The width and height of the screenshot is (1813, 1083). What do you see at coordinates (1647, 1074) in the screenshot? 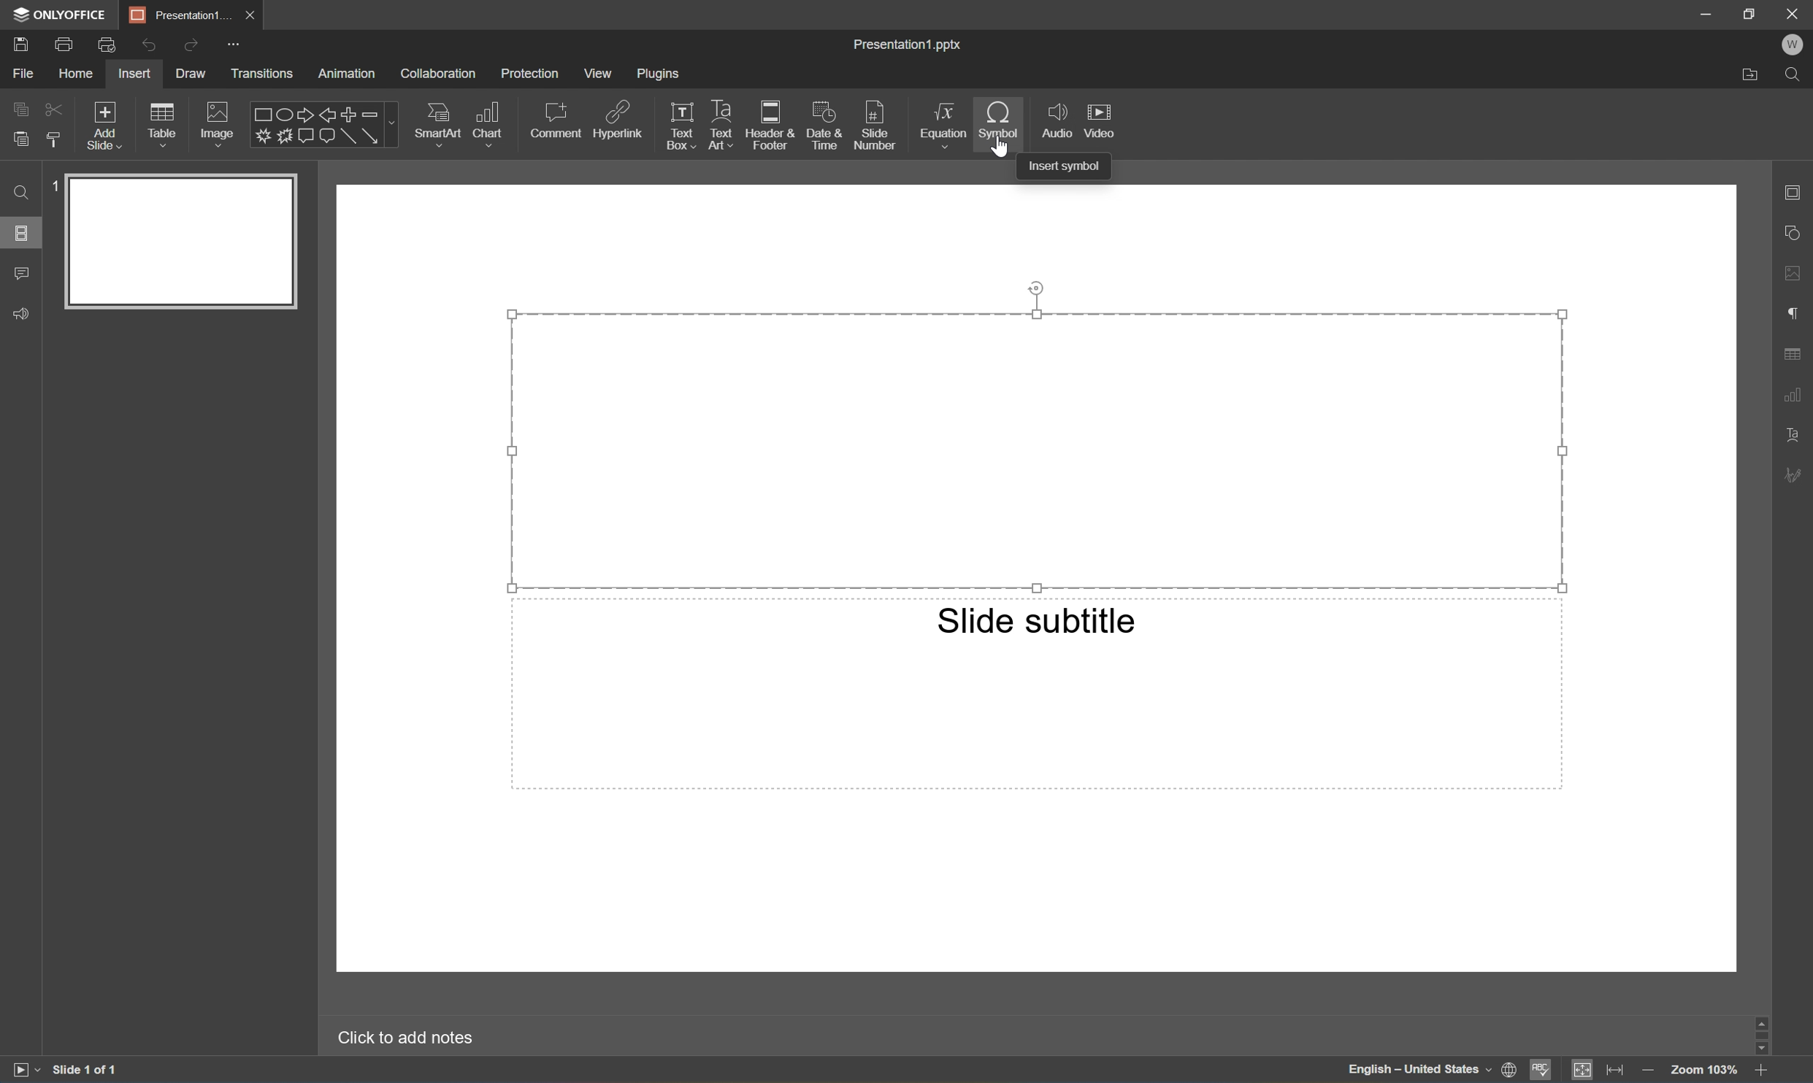
I see `Zoom out` at bounding box center [1647, 1074].